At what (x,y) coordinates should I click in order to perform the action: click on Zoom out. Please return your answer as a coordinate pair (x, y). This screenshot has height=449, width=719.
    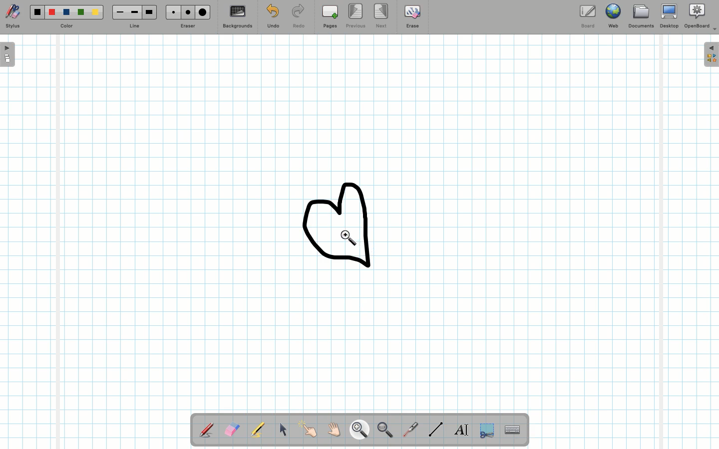
    Looking at the image, I should click on (385, 431).